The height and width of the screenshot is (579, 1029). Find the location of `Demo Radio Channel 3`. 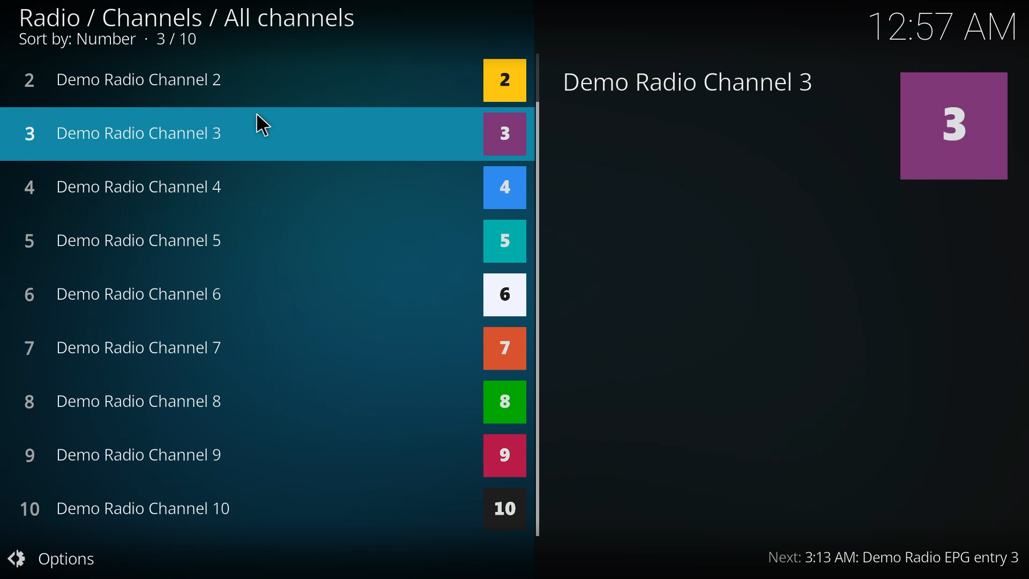

Demo Radio Channel 3 is located at coordinates (684, 81).